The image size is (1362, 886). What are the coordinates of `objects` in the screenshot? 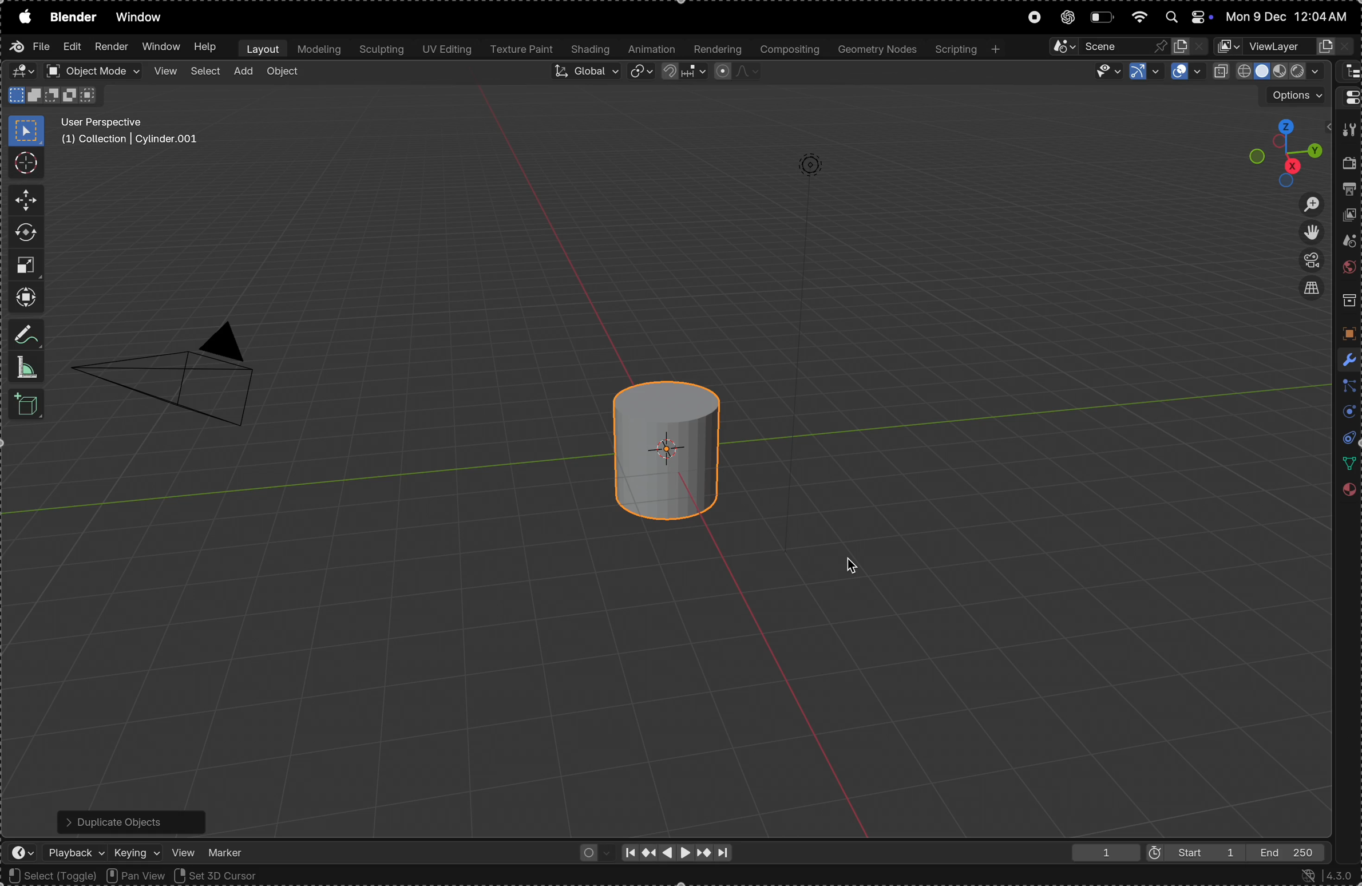 It's located at (1346, 333).